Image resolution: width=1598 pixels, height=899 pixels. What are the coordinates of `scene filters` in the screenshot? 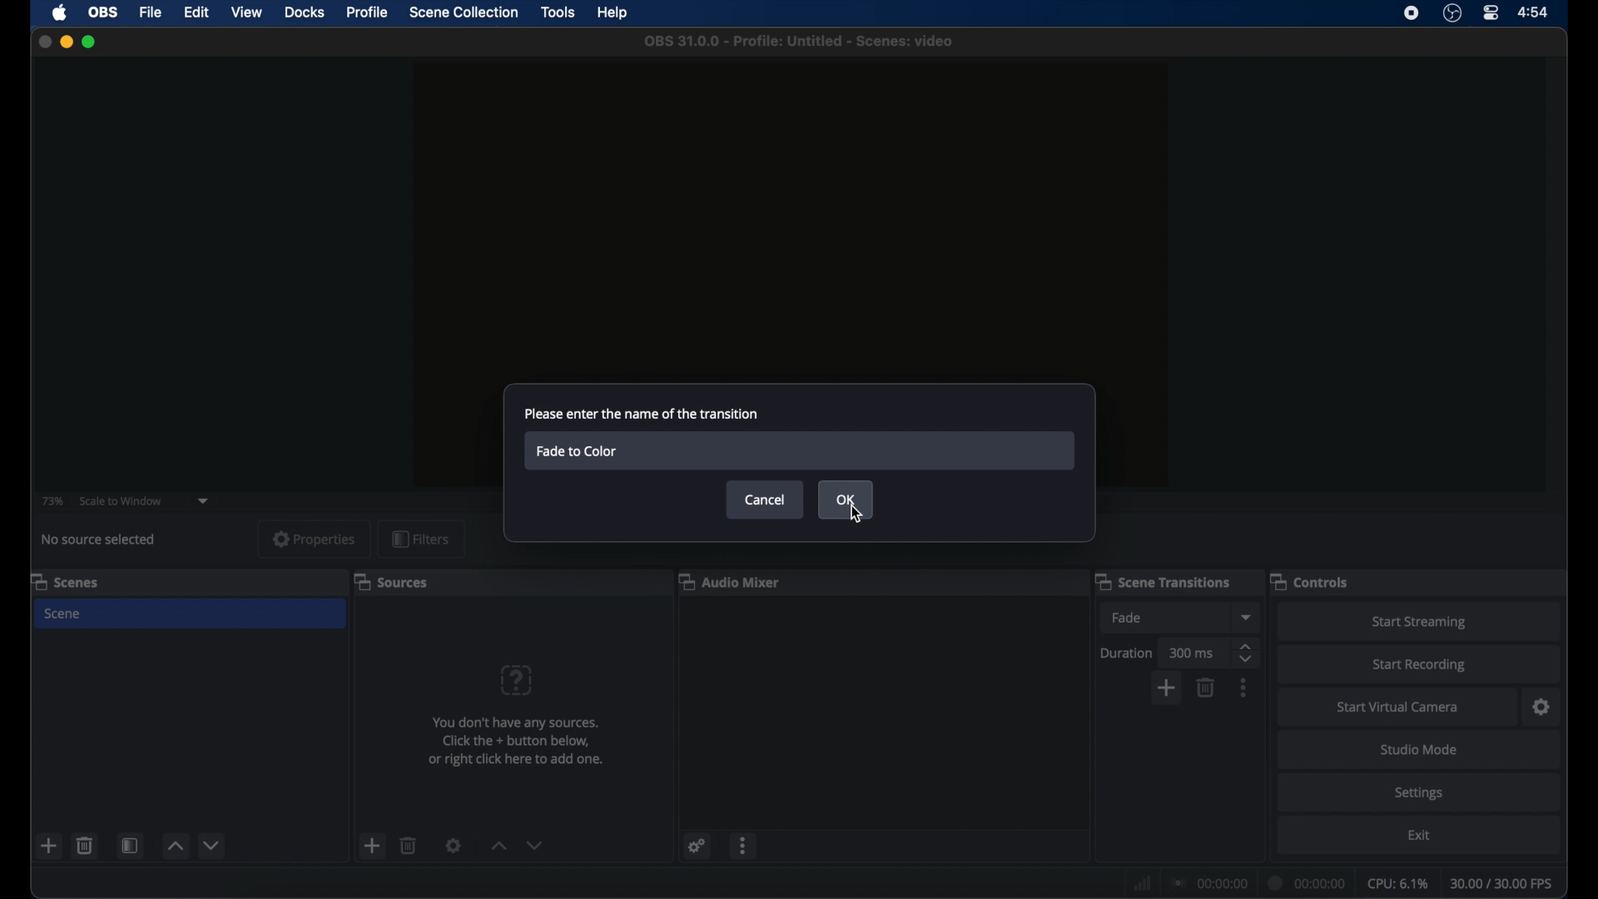 It's located at (130, 845).